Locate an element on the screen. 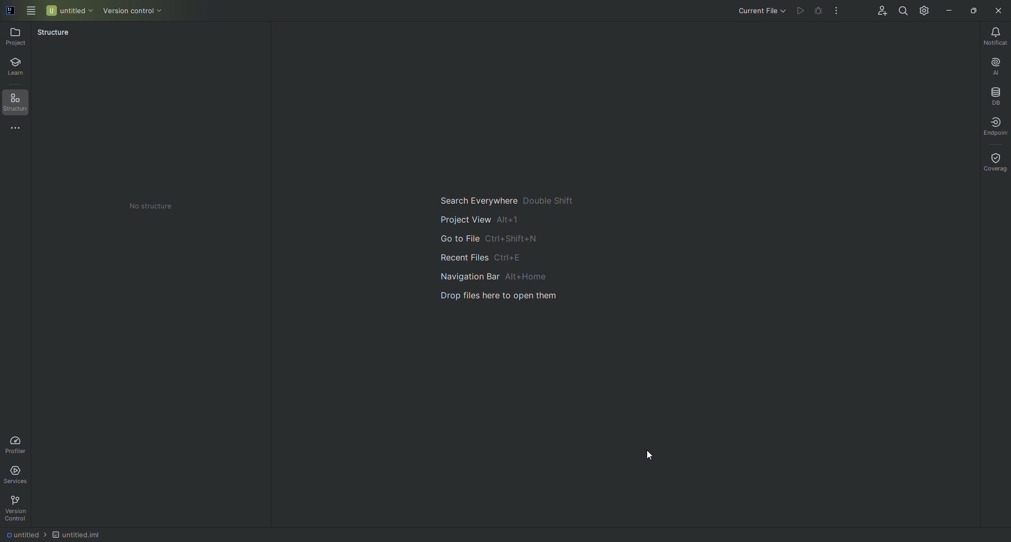 This screenshot has height=542, width=1011. Main Menu is located at coordinates (32, 12).